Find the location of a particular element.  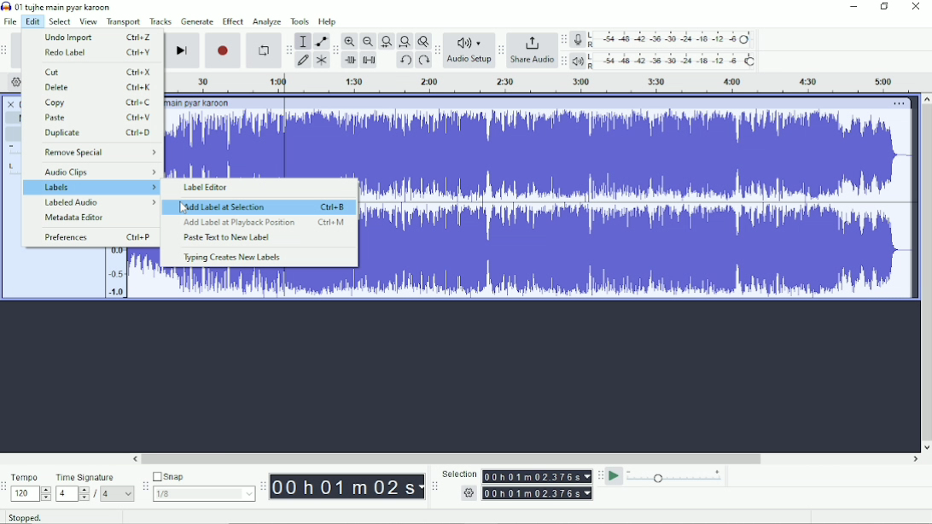

Paste Text to New Label is located at coordinates (225, 238).